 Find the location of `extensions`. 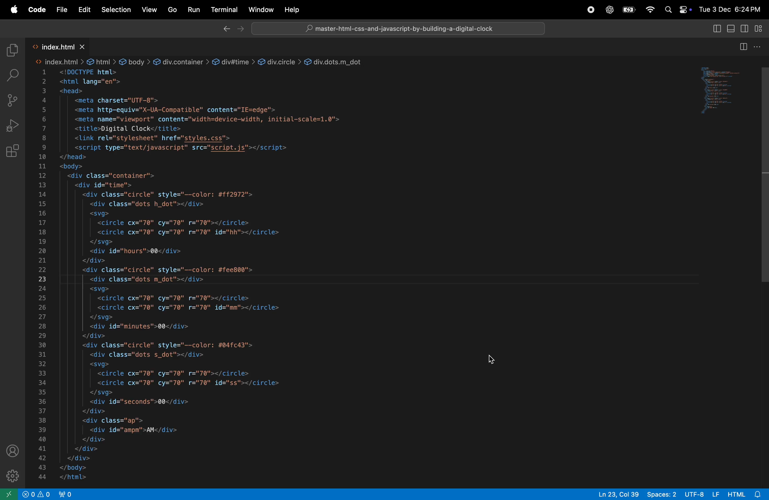

extensions is located at coordinates (13, 151).